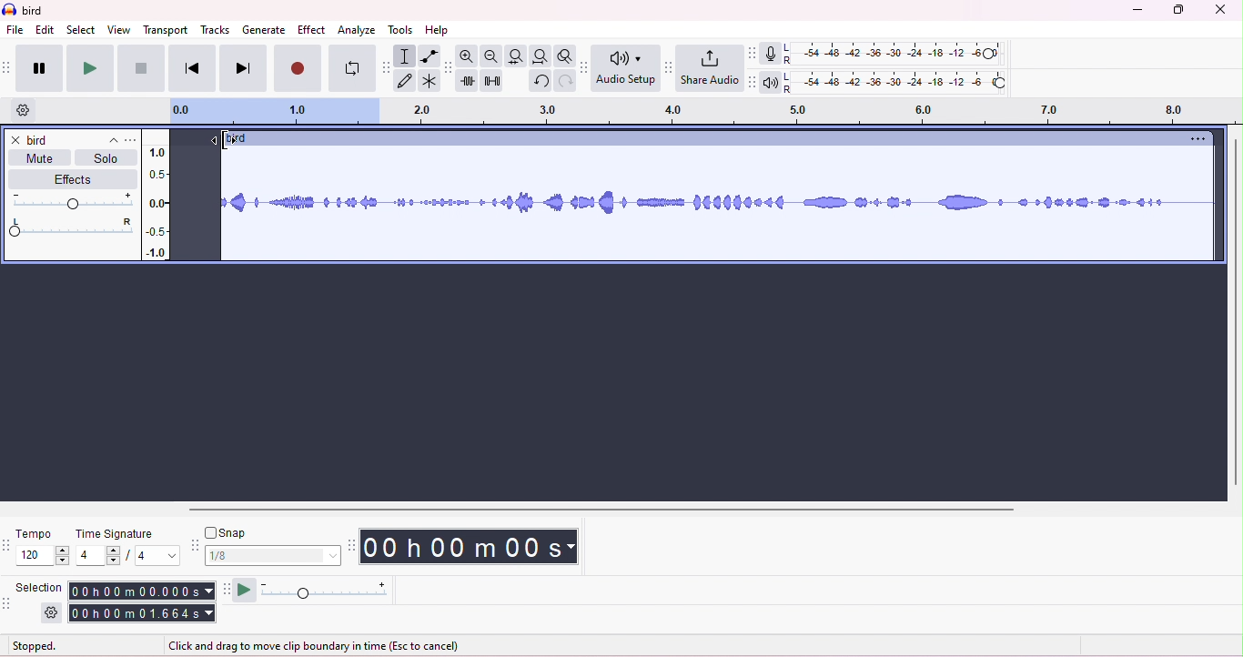  I want to click on play at speed/ play at speed once, so click(244, 590).